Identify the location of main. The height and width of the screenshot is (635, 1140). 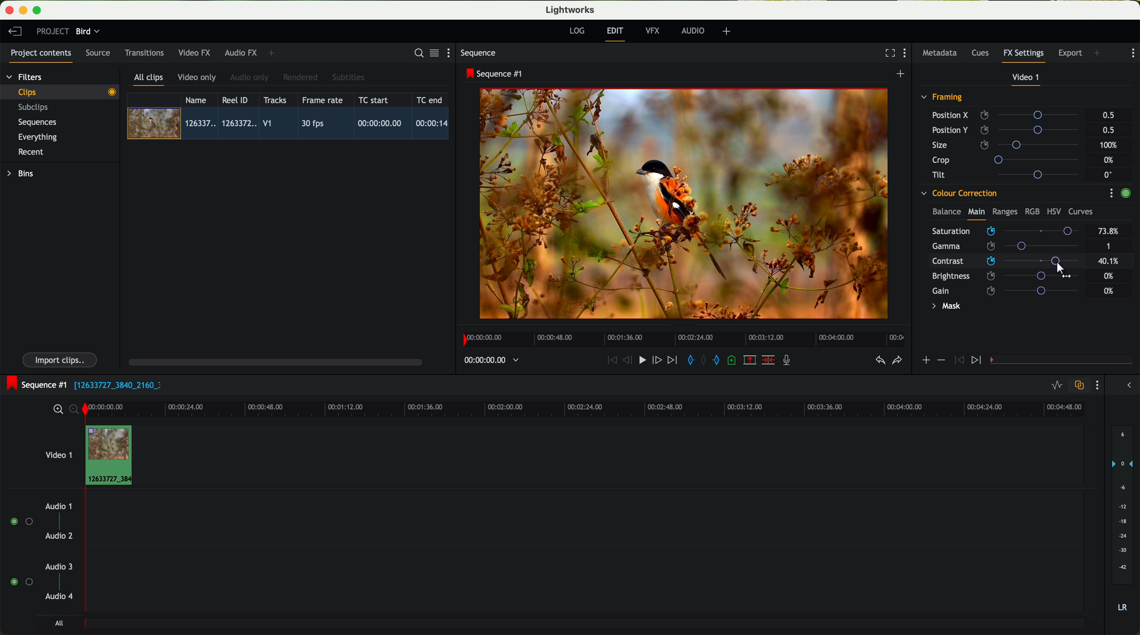
(976, 213).